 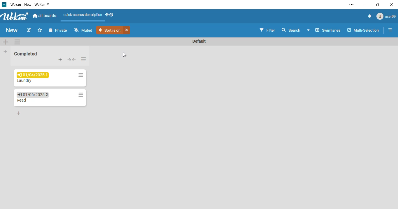 I want to click on wekan, so click(x=15, y=16).